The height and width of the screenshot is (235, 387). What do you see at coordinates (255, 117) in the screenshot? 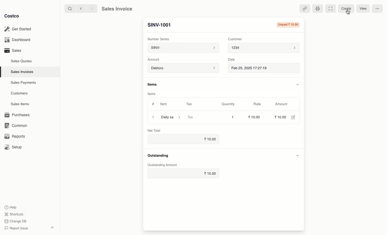
I see `10.00` at bounding box center [255, 117].